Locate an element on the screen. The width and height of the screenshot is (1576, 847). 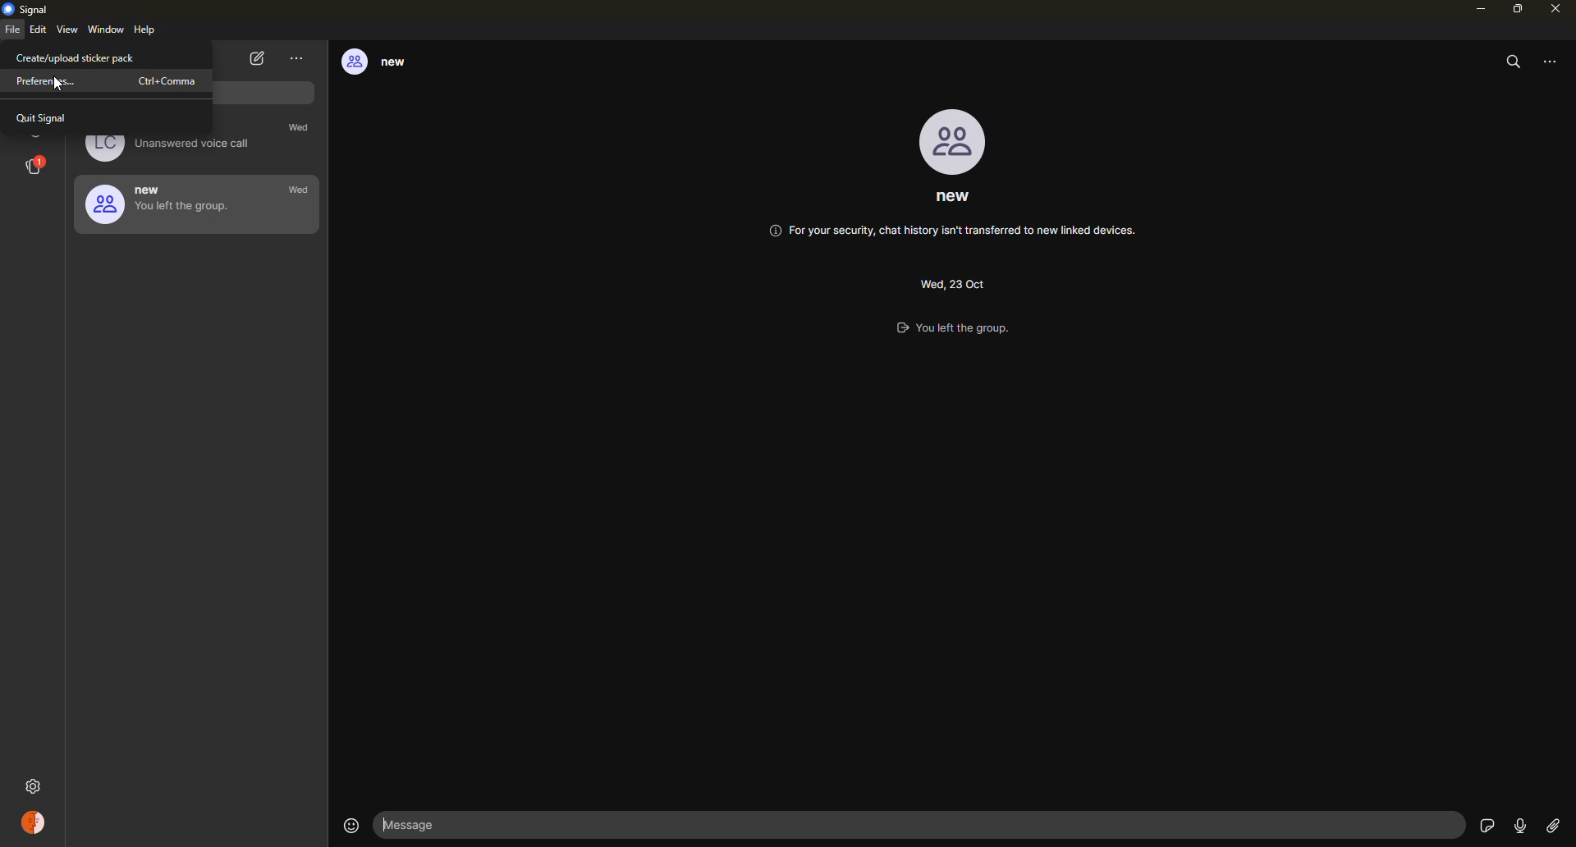
help is located at coordinates (146, 31).